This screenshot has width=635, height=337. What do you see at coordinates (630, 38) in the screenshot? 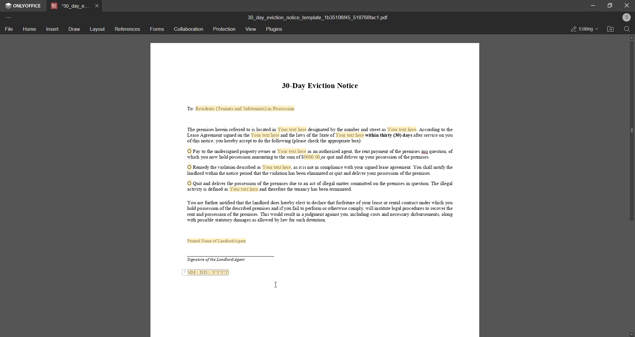
I see `scroll up` at bounding box center [630, 38].